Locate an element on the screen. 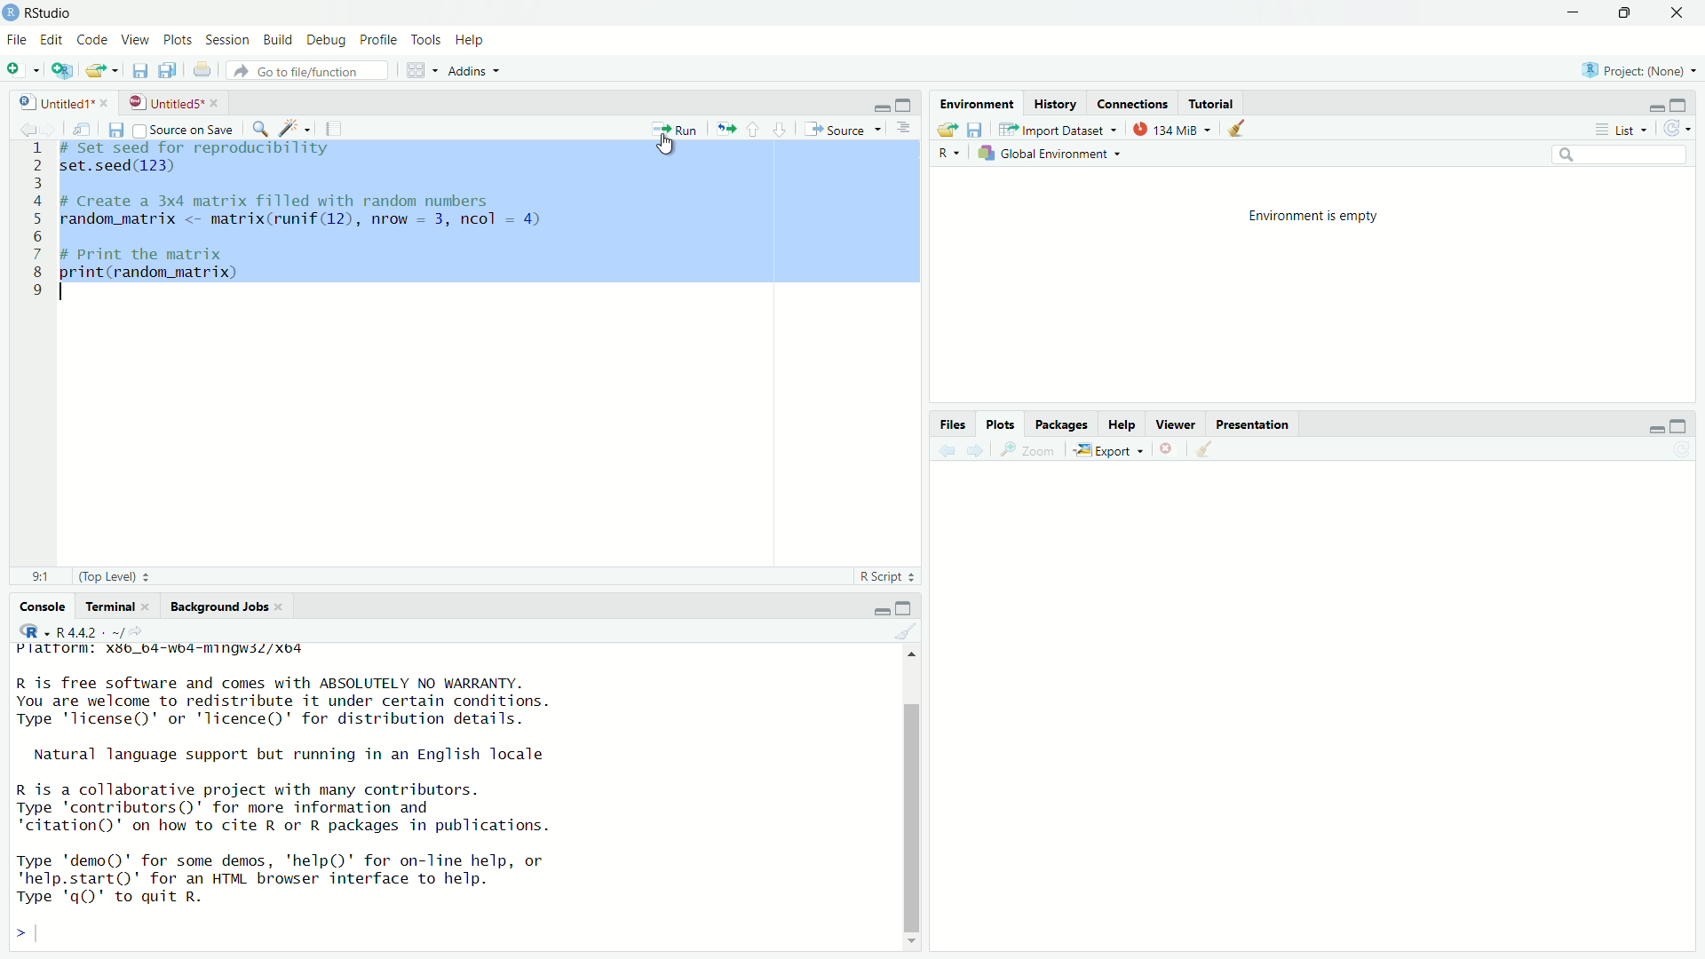 The height and width of the screenshot is (959, 1705). UntitledS* is located at coordinates (169, 100).